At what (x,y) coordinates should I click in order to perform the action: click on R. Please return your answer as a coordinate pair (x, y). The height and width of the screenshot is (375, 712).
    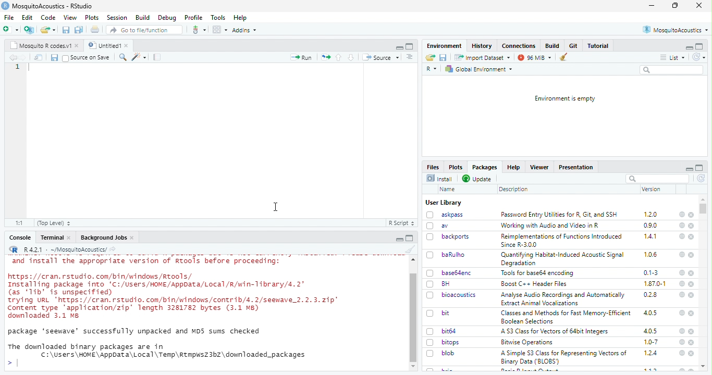
    Looking at the image, I should click on (432, 69).